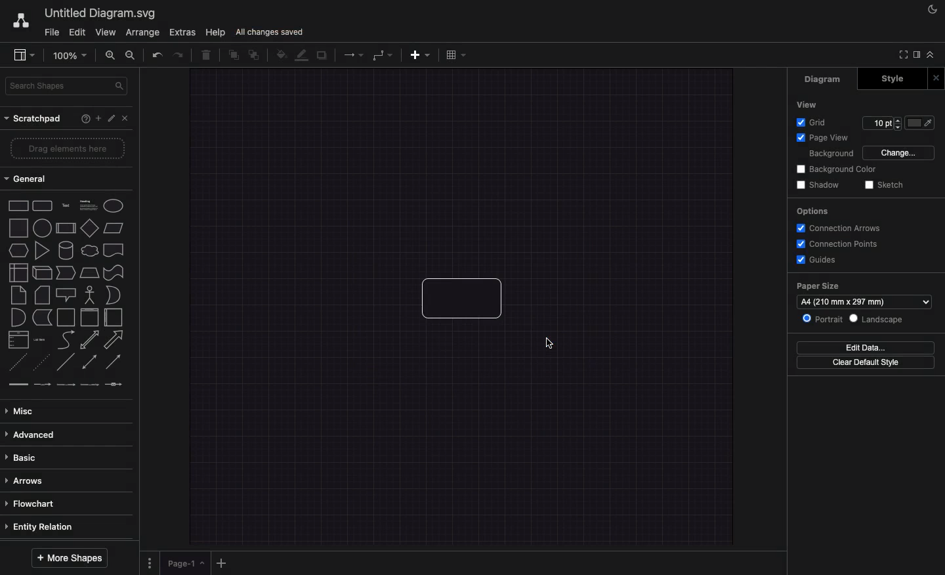  I want to click on Fullscreen, so click(901, 56).